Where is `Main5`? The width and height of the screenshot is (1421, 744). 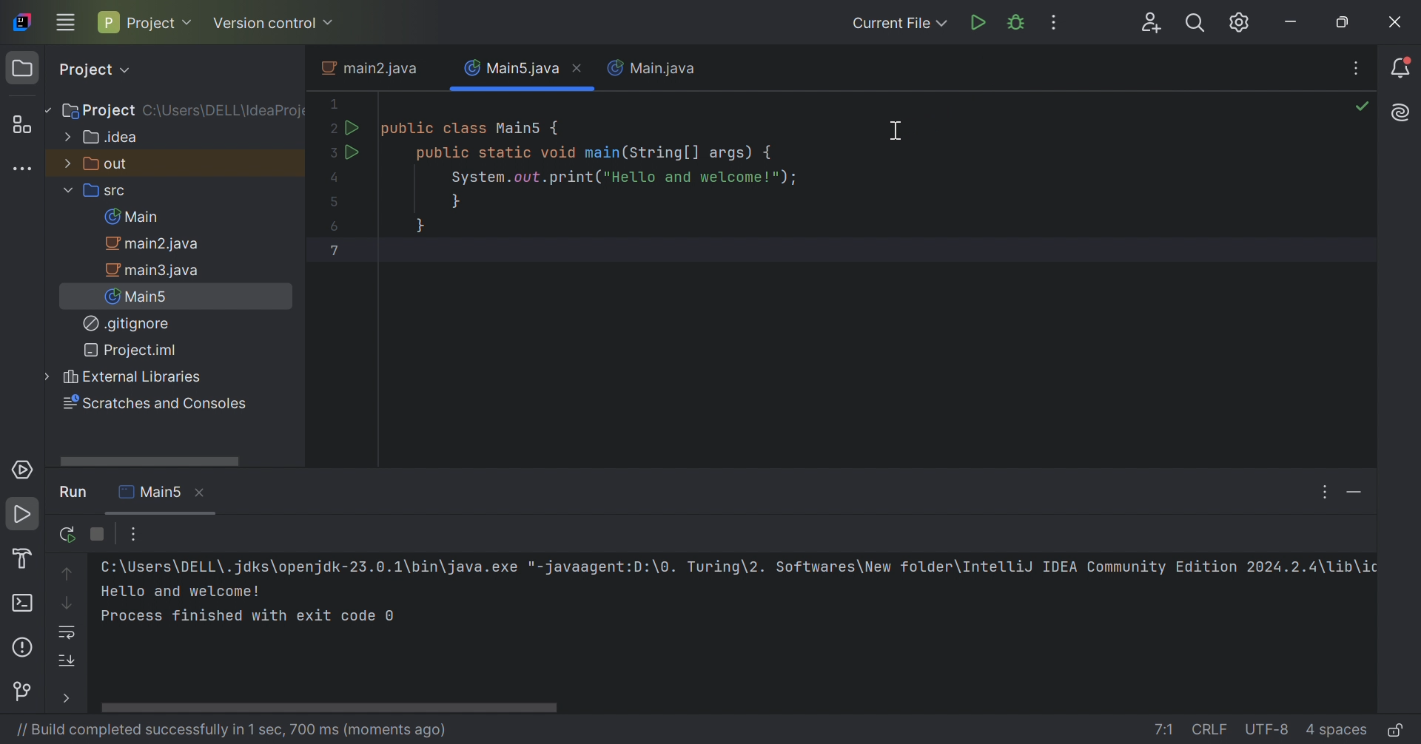
Main5 is located at coordinates (140, 297).